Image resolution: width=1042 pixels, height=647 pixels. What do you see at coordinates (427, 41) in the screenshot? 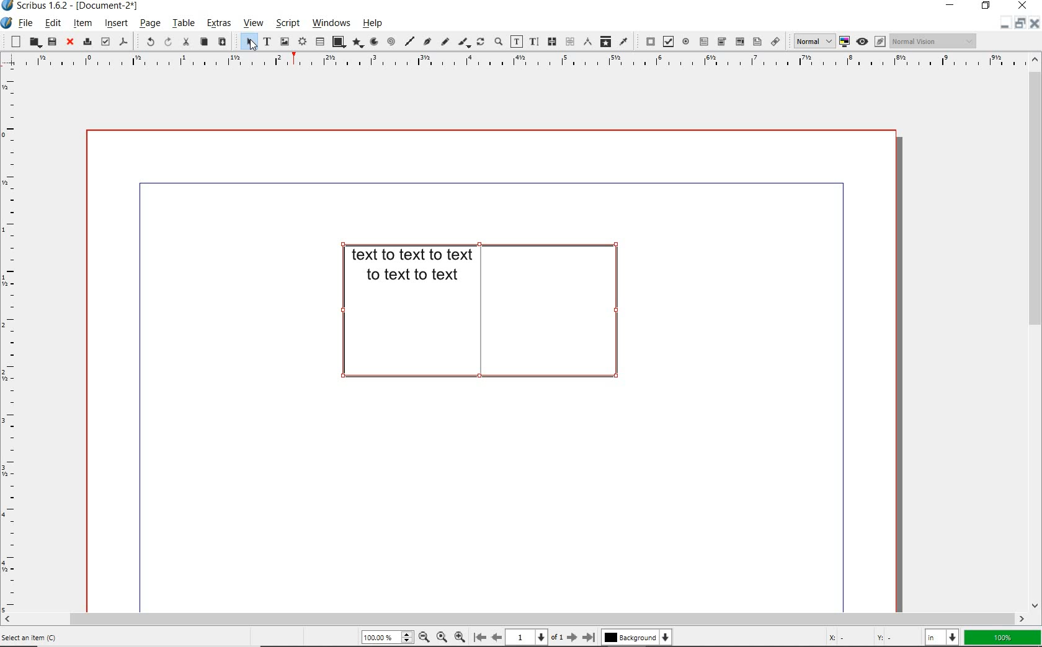
I see `Bezier curve` at bounding box center [427, 41].